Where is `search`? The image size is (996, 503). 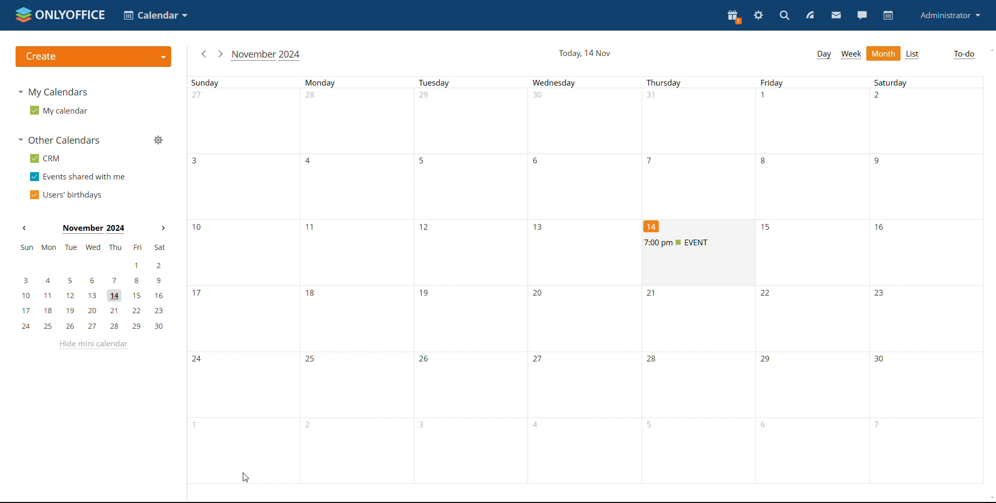
search is located at coordinates (784, 15).